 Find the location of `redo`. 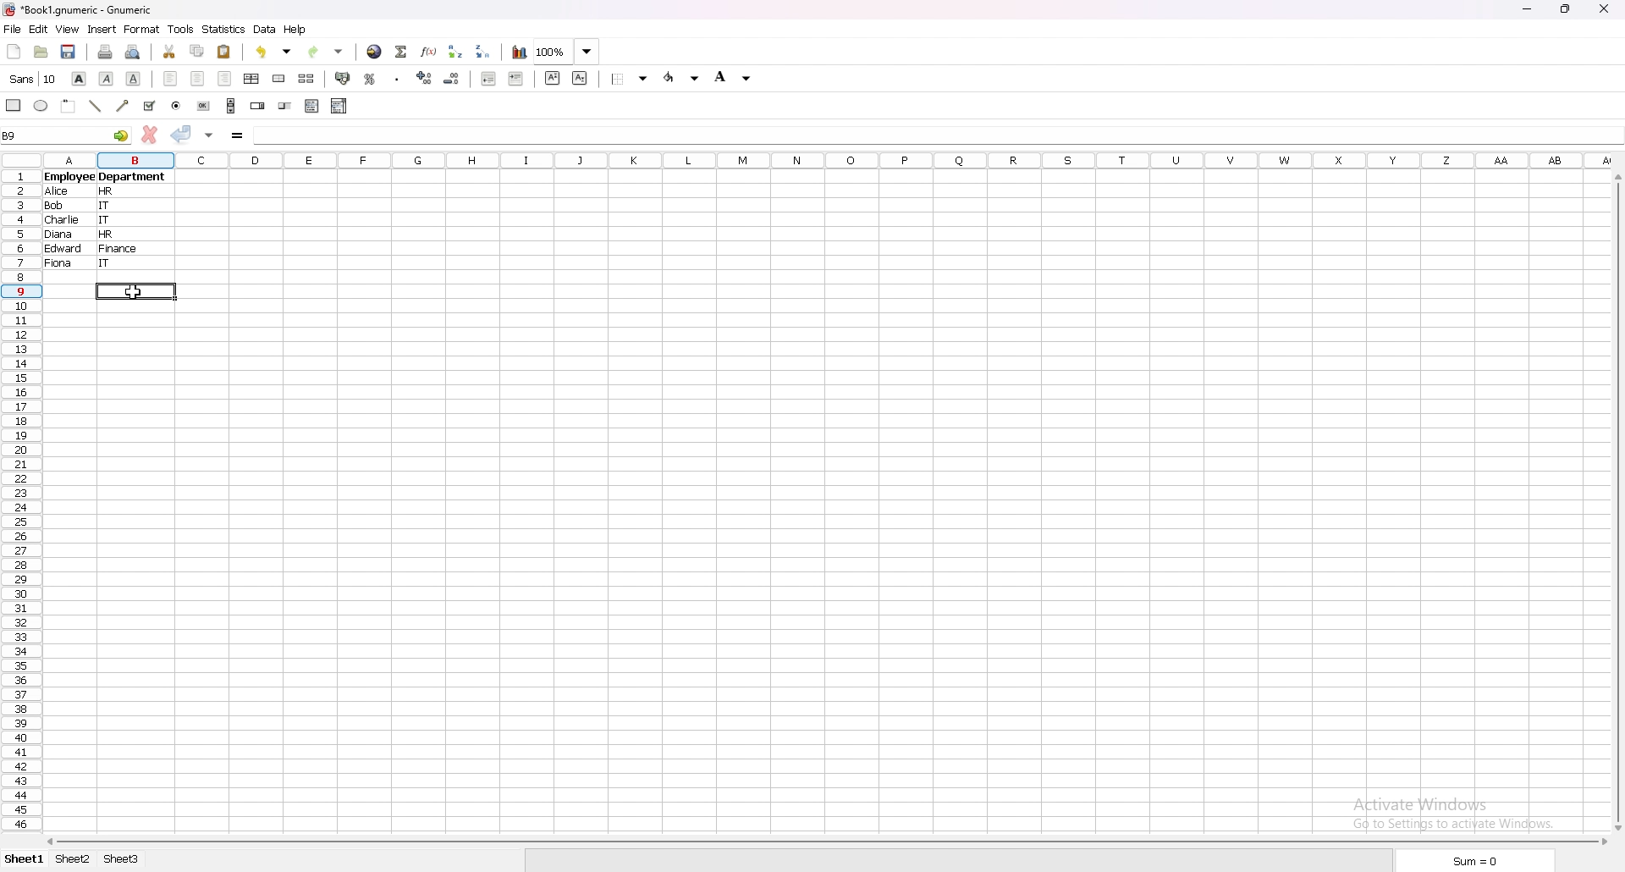

redo is located at coordinates (327, 50).